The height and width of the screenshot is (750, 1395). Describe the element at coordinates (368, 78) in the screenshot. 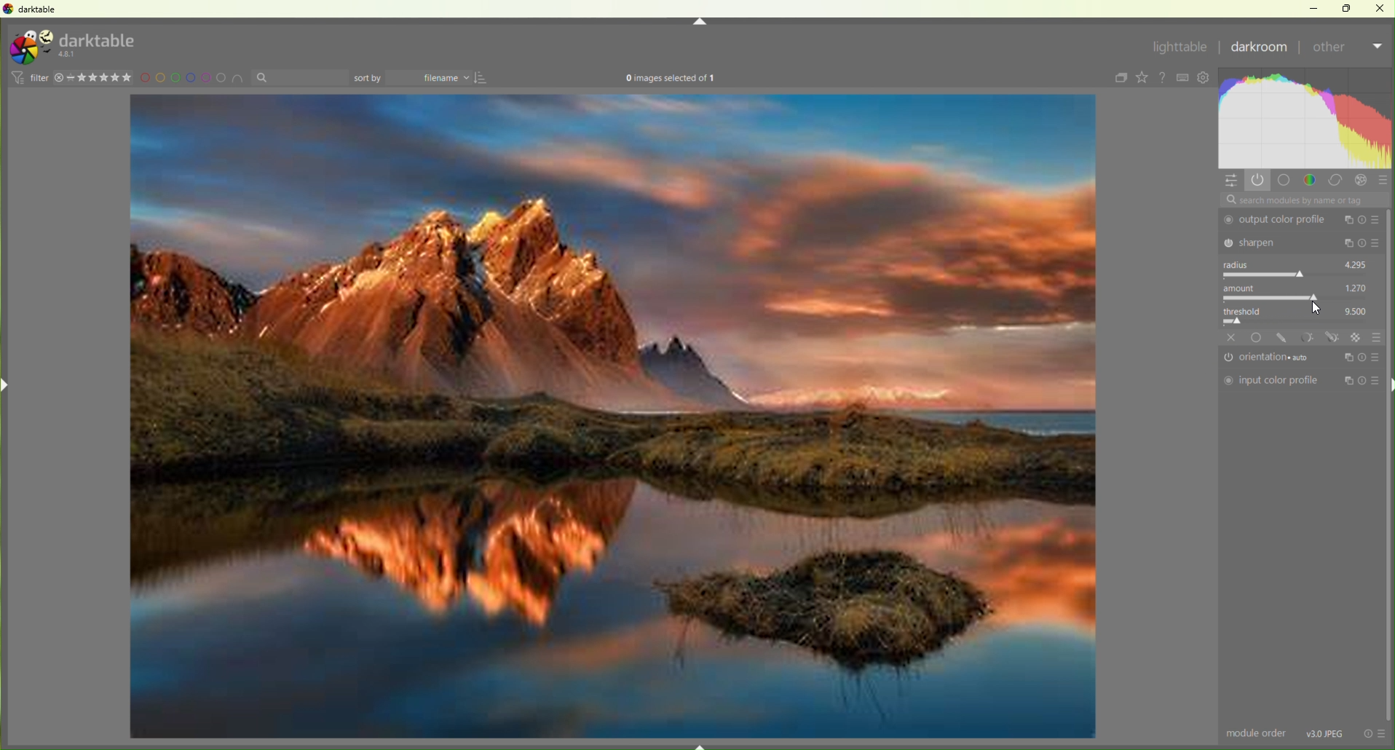

I see `sort by` at that location.